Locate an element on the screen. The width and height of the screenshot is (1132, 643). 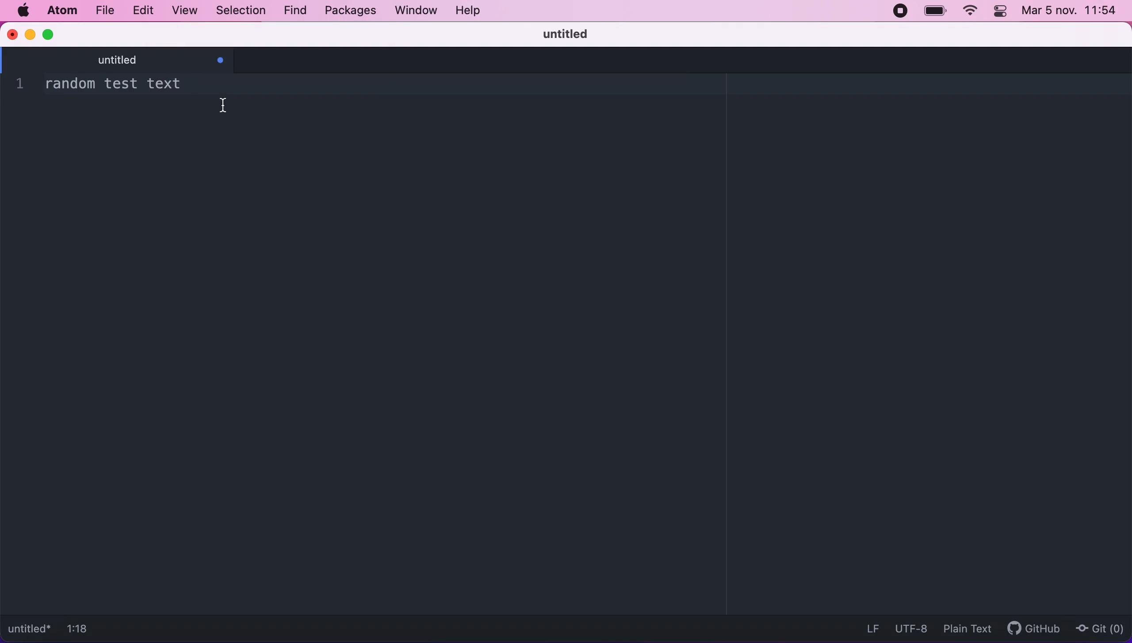
maximize is located at coordinates (50, 34).